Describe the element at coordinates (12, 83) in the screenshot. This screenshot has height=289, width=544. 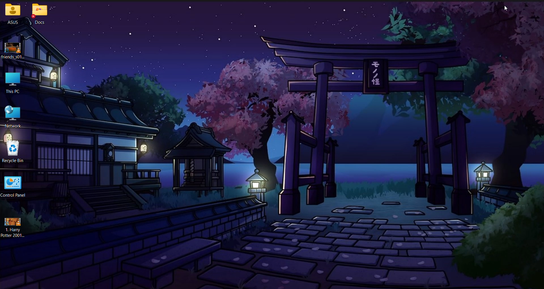
I see `This PC` at that location.